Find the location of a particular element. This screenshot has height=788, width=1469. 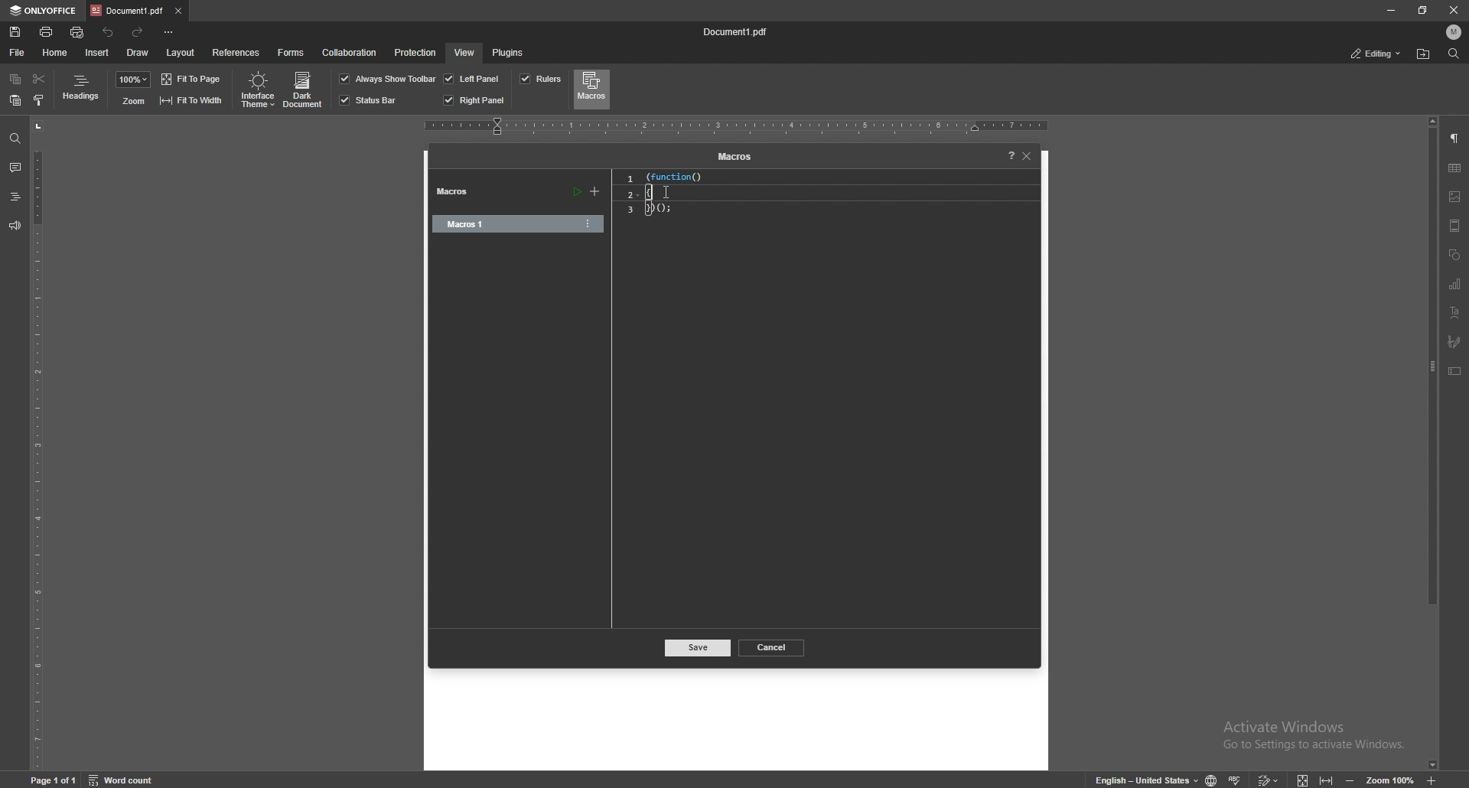

insert is located at coordinates (97, 53).